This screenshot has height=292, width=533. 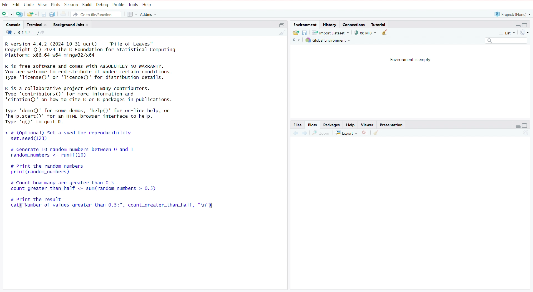 What do you see at coordinates (147, 4) in the screenshot?
I see `Help` at bounding box center [147, 4].